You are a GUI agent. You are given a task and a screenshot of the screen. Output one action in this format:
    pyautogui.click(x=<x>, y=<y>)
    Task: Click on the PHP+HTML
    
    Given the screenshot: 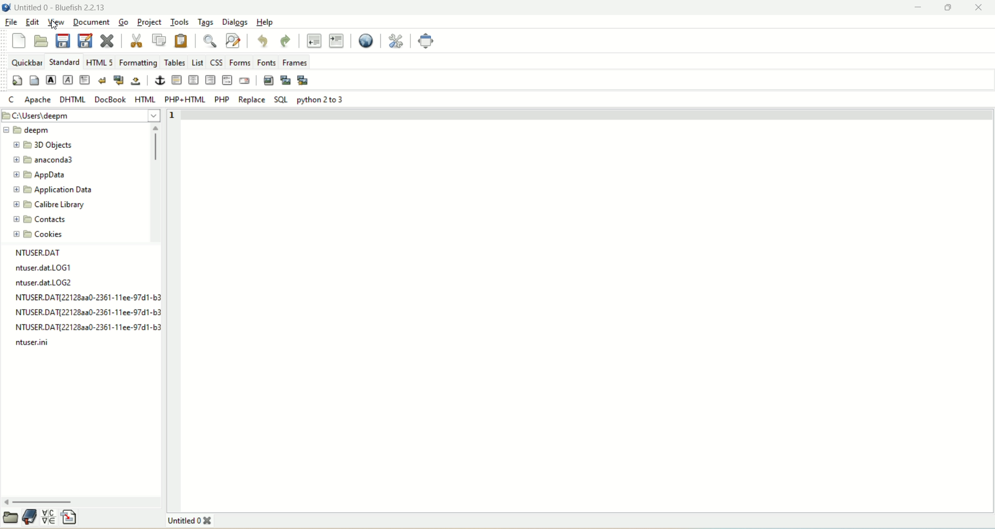 What is the action you would take?
    pyautogui.click(x=184, y=99)
    